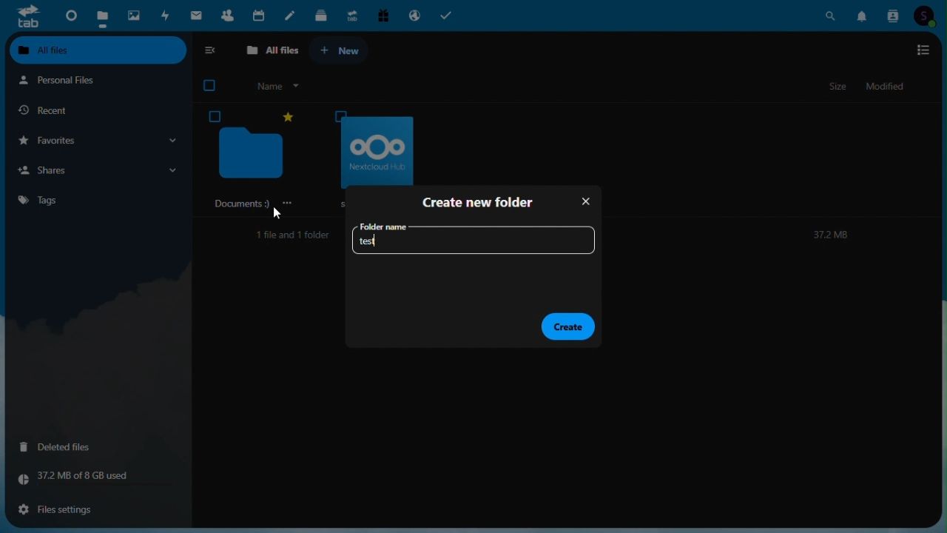  What do you see at coordinates (840, 87) in the screenshot?
I see `Size` at bounding box center [840, 87].